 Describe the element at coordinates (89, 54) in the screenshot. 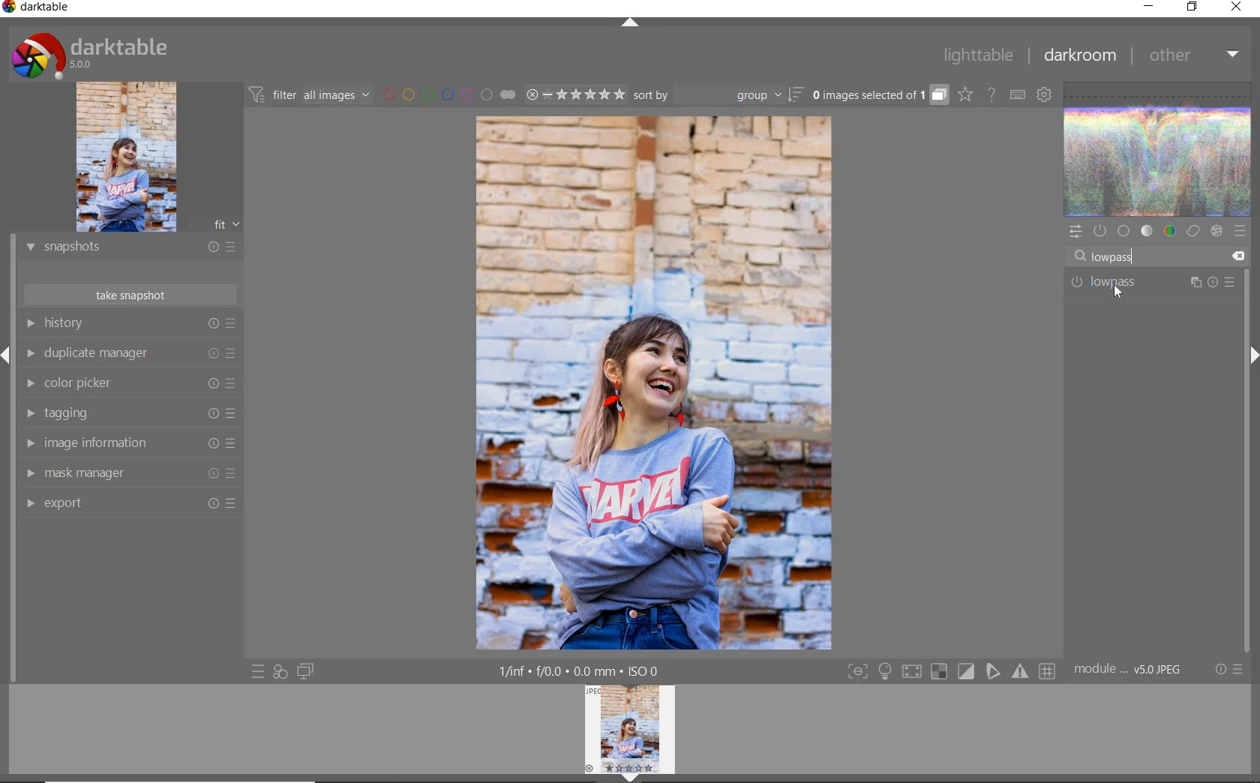

I see `system logo` at that location.